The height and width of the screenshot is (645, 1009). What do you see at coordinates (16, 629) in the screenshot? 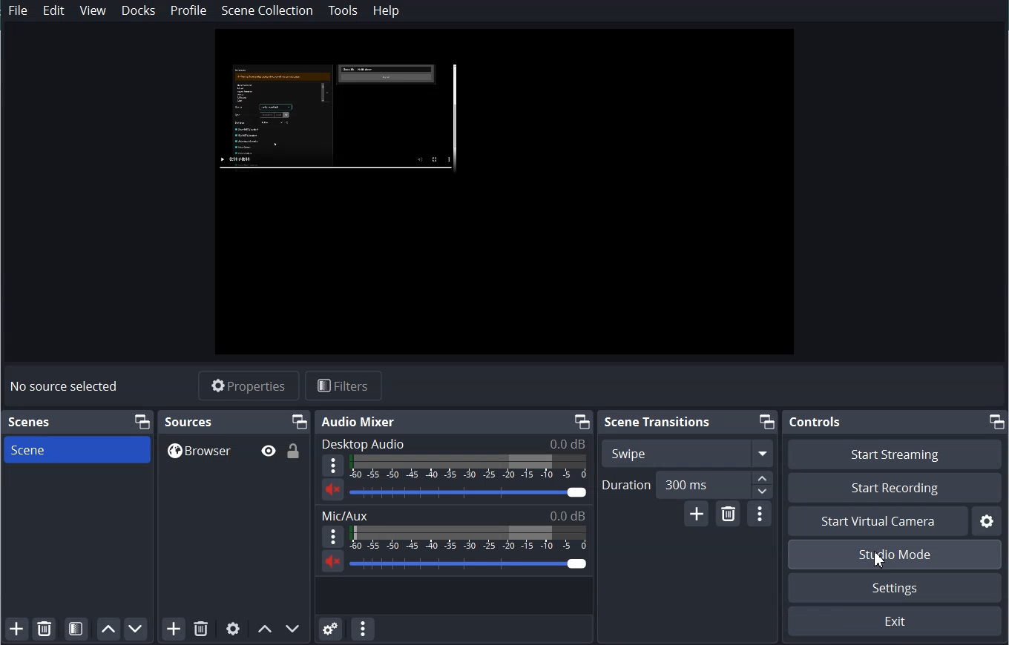
I see `Add Scene` at bounding box center [16, 629].